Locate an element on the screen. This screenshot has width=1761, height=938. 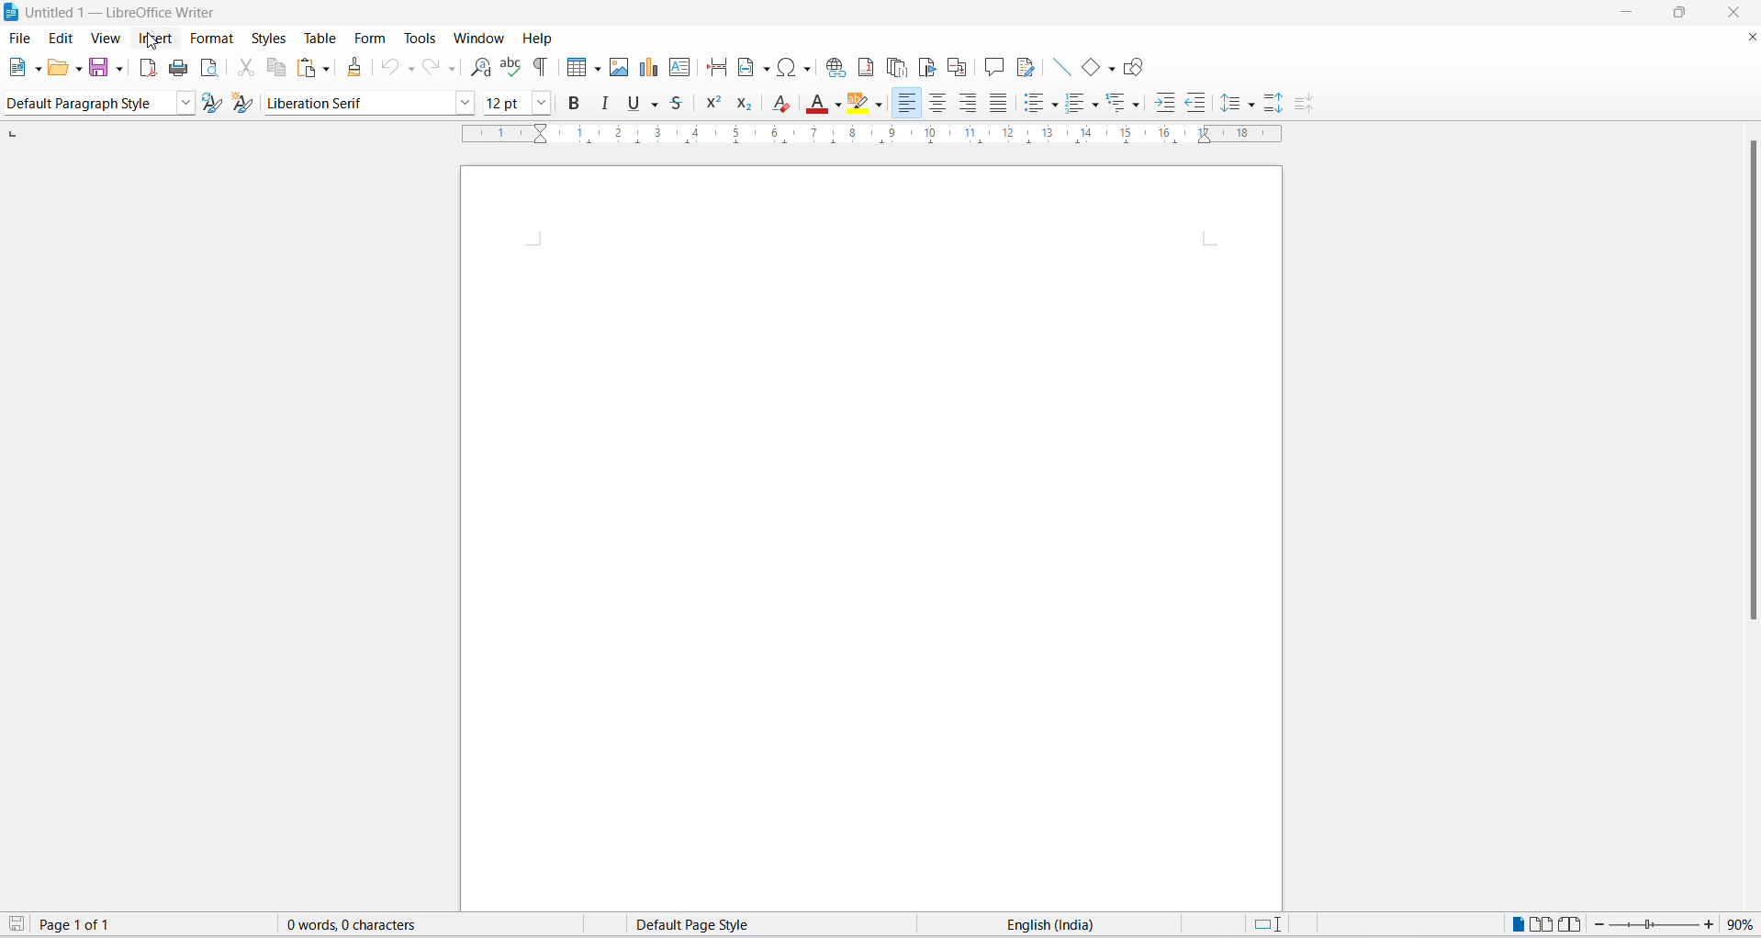
cut is located at coordinates (245, 69).